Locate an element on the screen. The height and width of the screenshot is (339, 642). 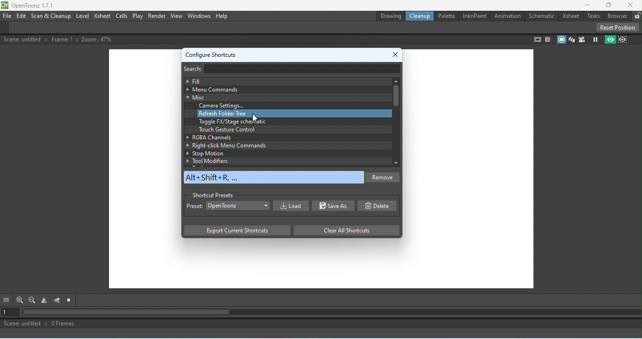
Maximize is located at coordinates (610, 5).